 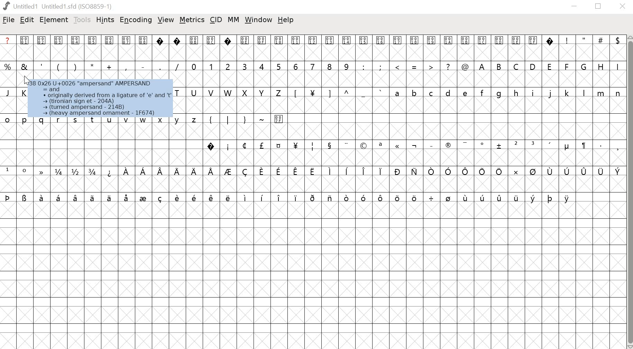 What do you see at coordinates (8, 170) in the screenshot?
I see `1` at bounding box center [8, 170].